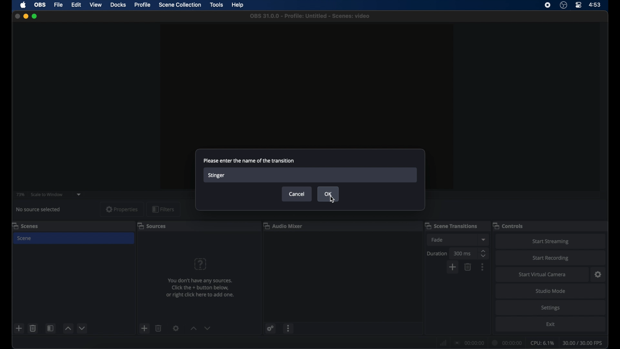 Image resolution: width=620 pixels, height=349 pixels. What do you see at coordinates (552, 258) in the screenshot?
I see `start recording` at bounding box center [552, 258].